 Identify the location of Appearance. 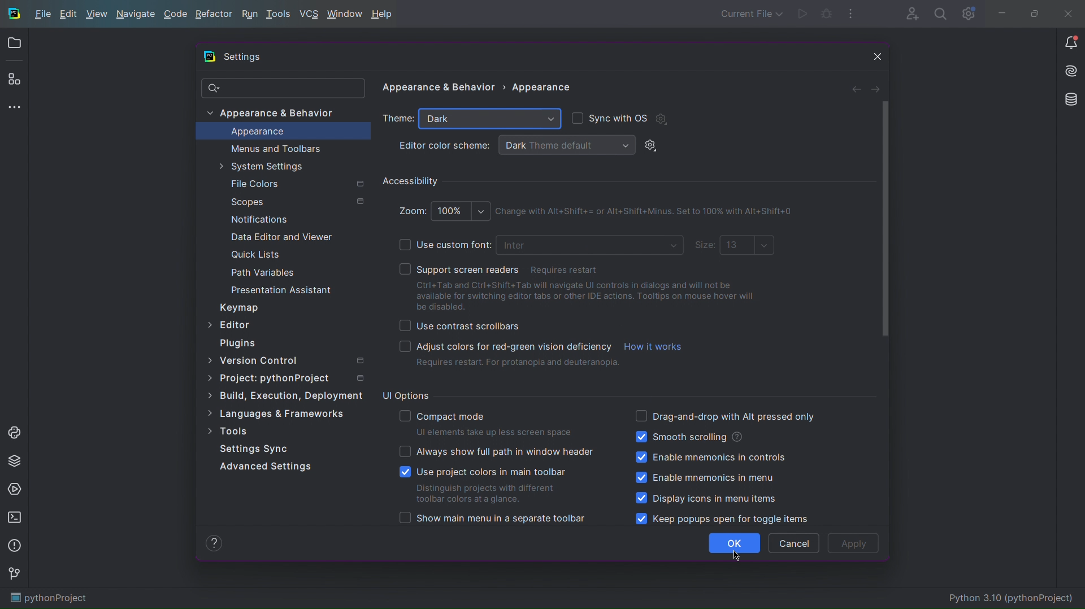
(257, 132).